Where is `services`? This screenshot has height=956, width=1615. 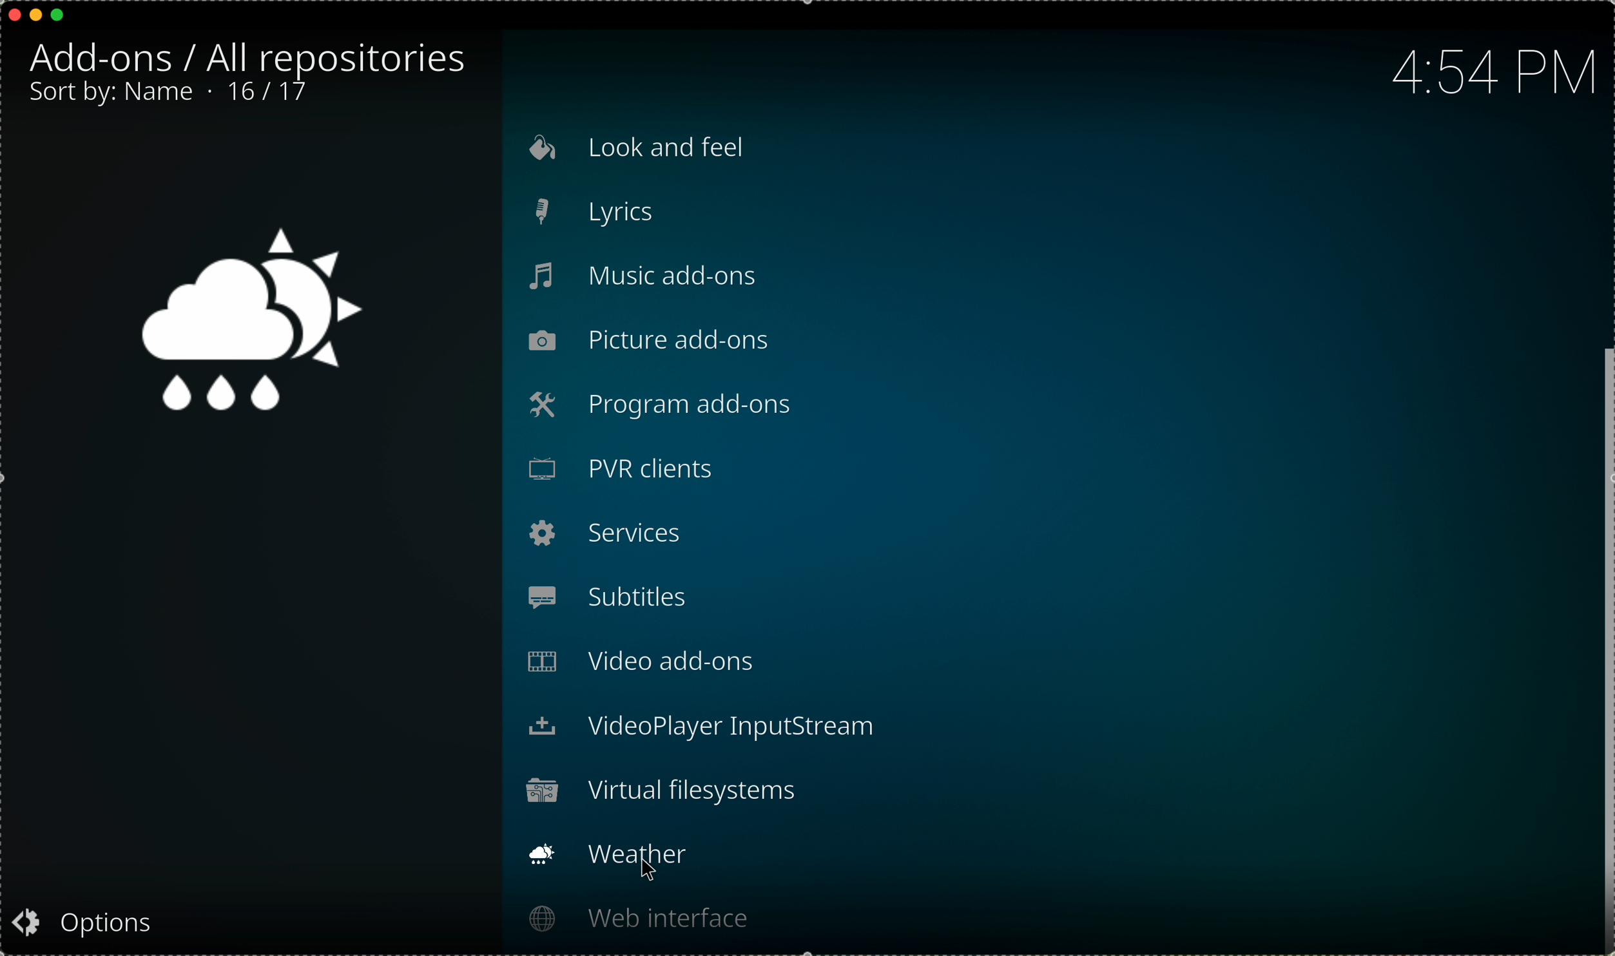 services is located at coordinates (606, 533).